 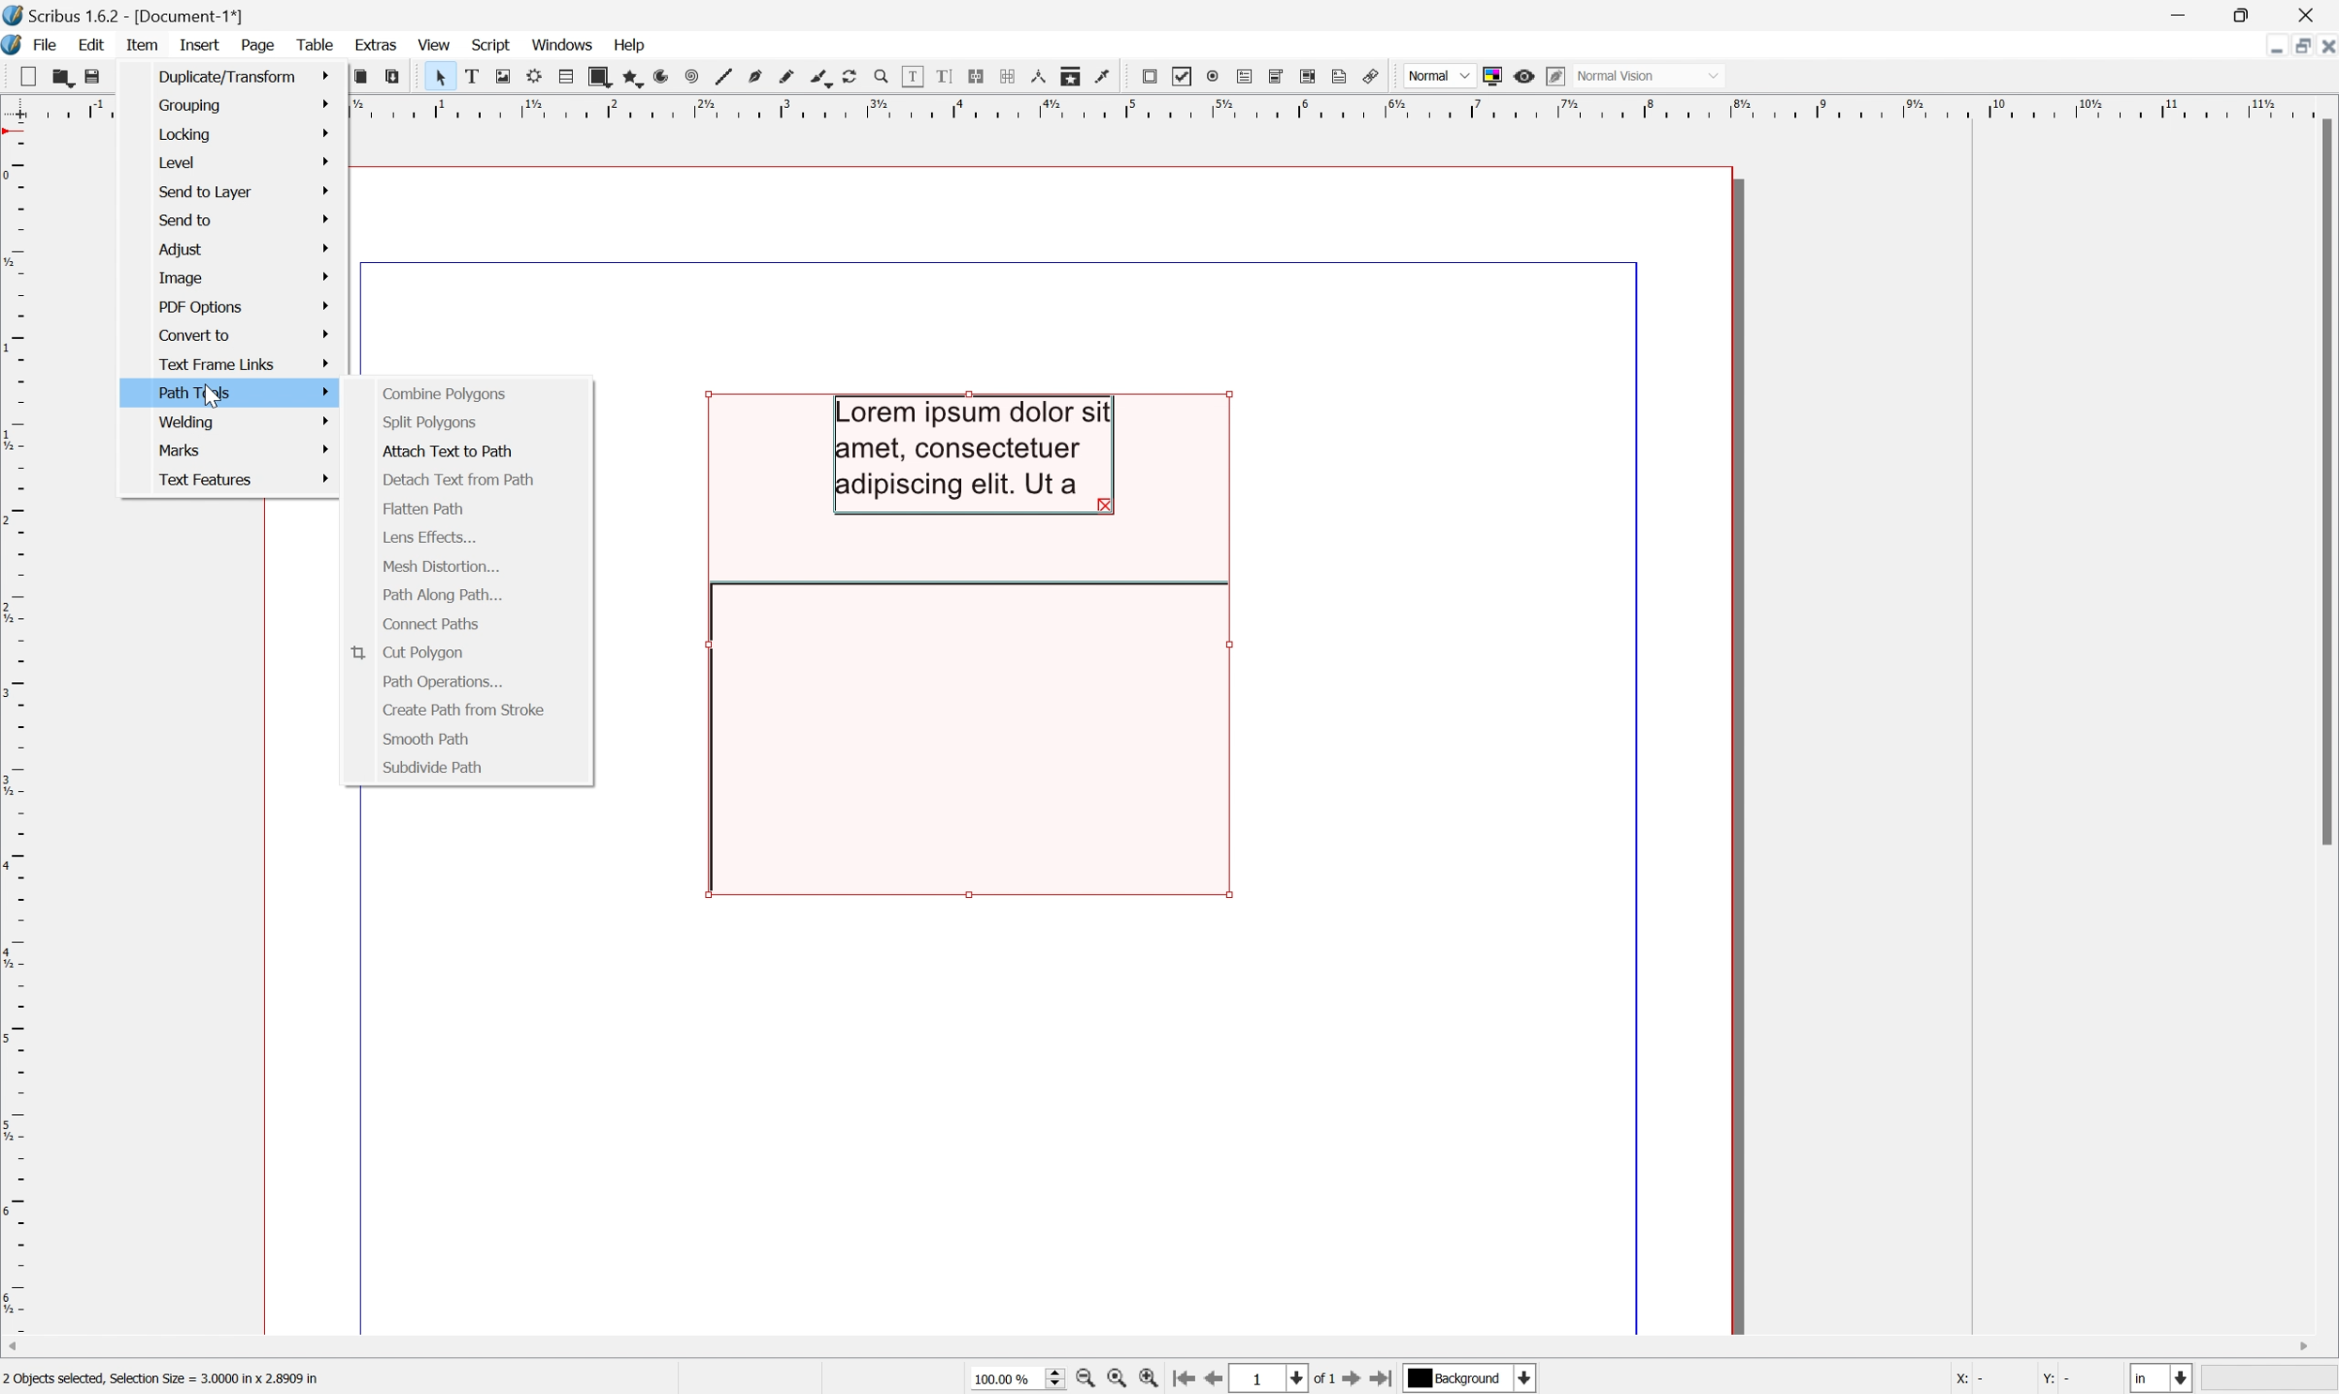 What do you see at coordinates (404, 653) in the screenshot?
I see `Cut polygons` at bounding box center [404, 653].